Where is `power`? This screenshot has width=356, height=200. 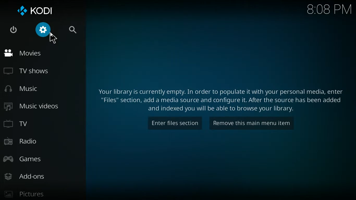 power is located at coordinates (13, 32).